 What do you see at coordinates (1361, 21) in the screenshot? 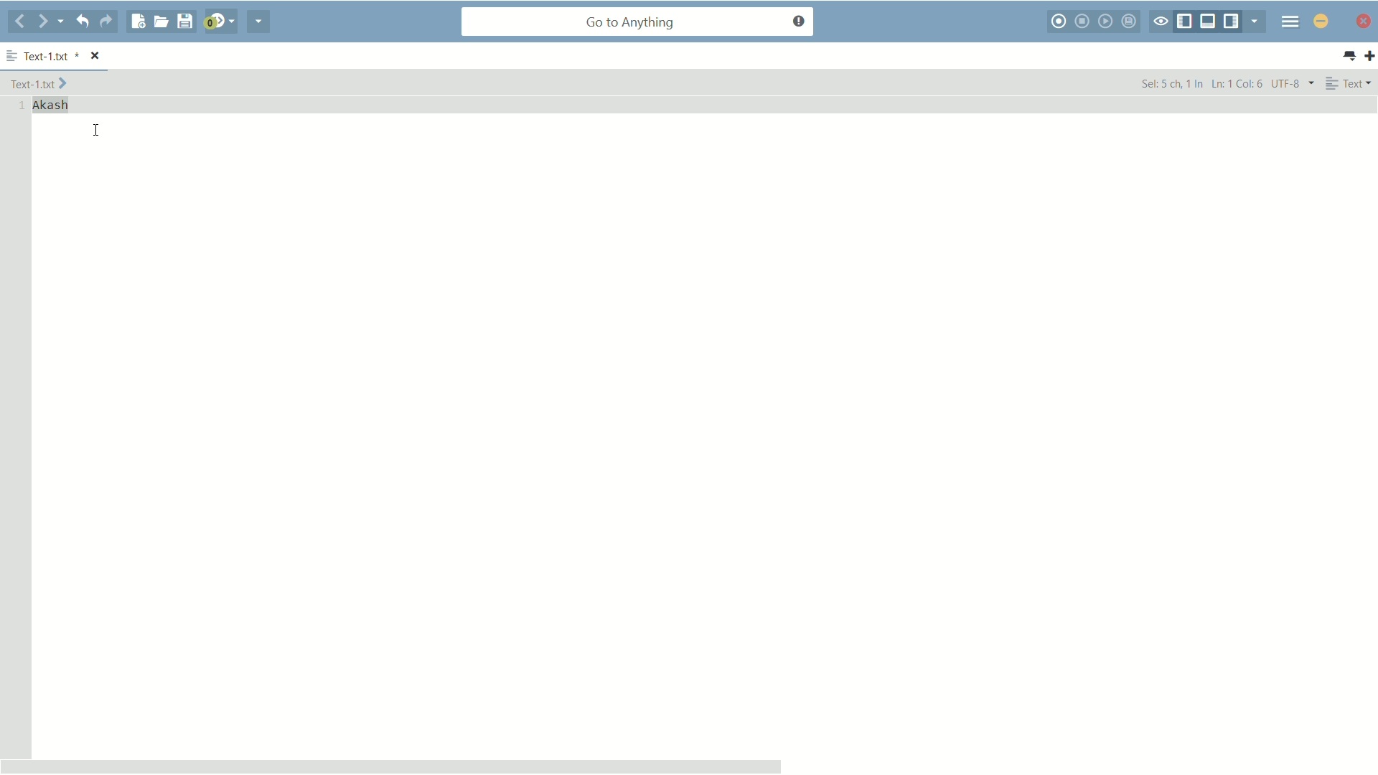
I see `close app` at bounding box center [1361, 21].